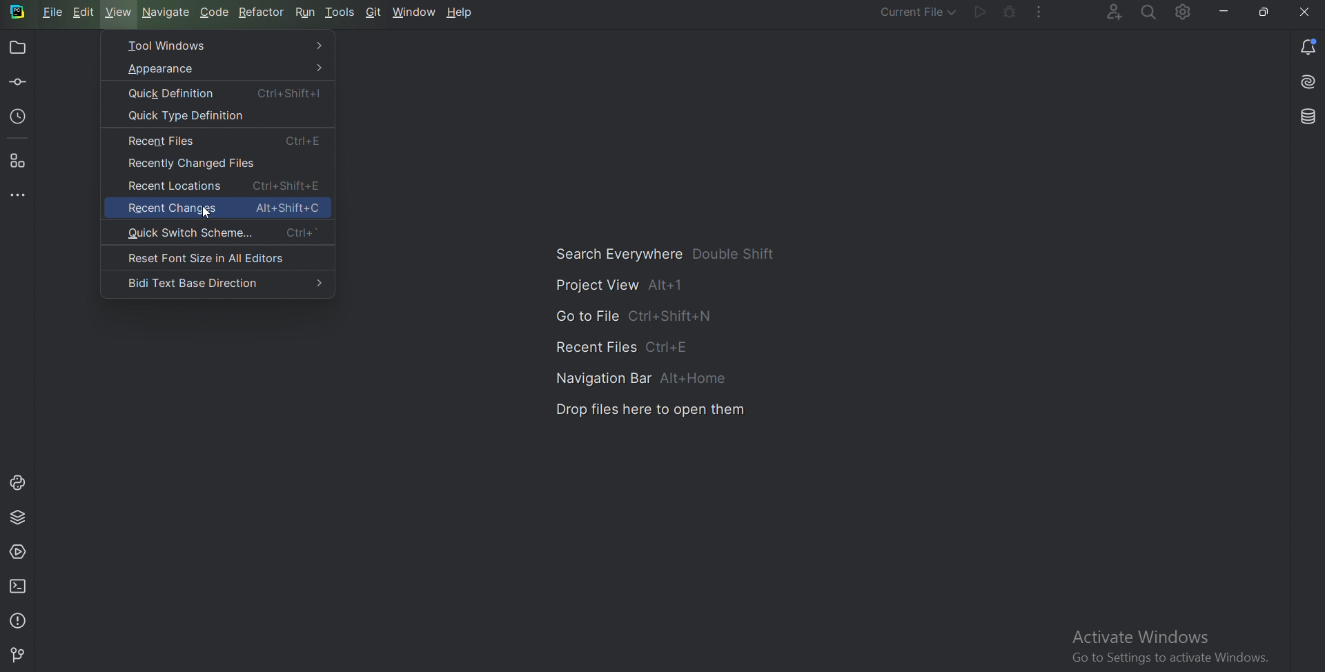 The image size is (1325, 672). What do you see at coordinates (458, 12) in the screenshot?
I see `Help` at bounding box center [458, 12].